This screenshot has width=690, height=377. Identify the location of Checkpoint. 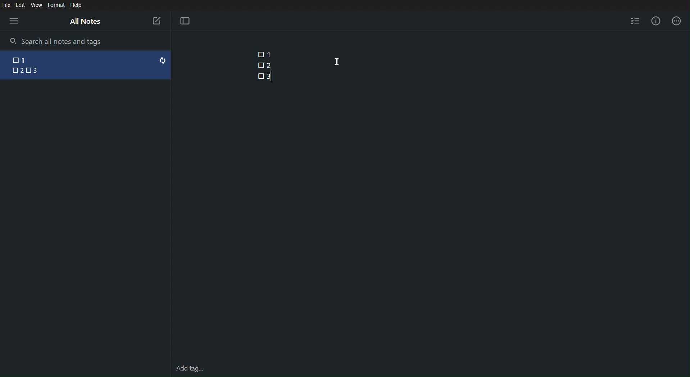
(259, 54).